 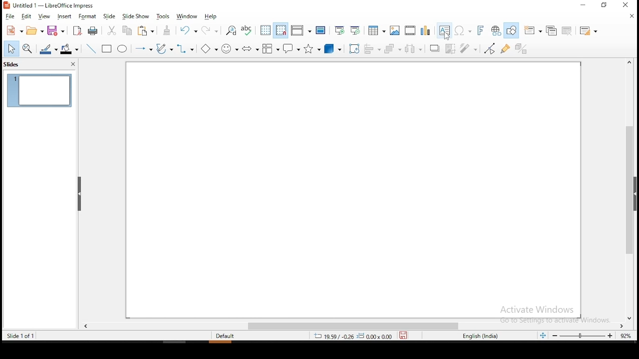 What do you see at coordinates (410, 30) in the screenshot?
I see `insert audio or video` at bounding box center [410, 30].